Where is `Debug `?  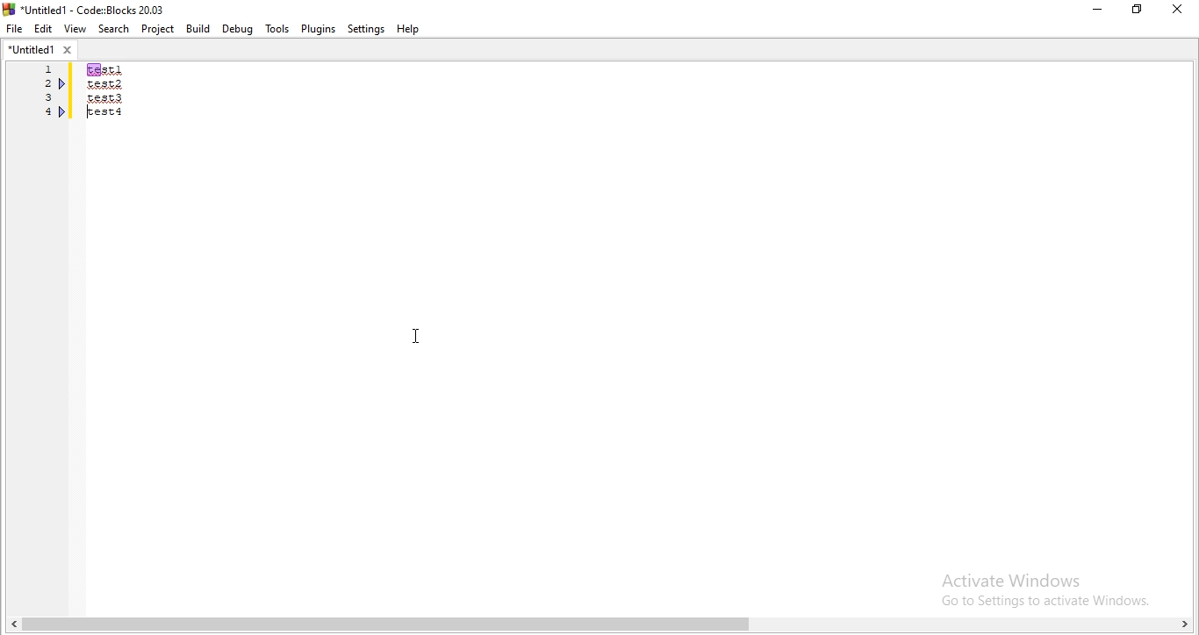 Debug  is located at coordinates (236, 27).